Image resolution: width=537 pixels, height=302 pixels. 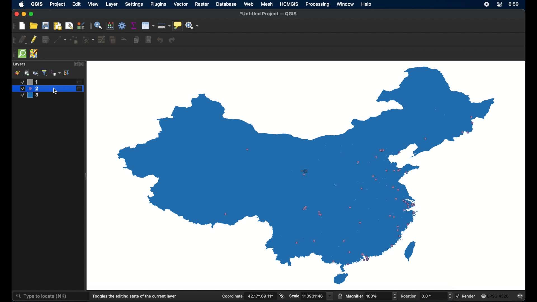 I want to click on expand, so click(x=75, y=64).